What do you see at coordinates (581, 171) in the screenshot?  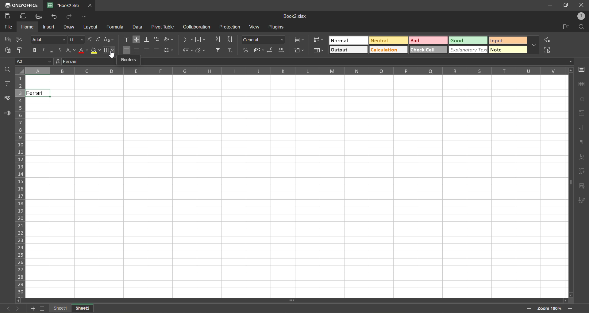 I see `pivot table` at bounding box center [581, 171].